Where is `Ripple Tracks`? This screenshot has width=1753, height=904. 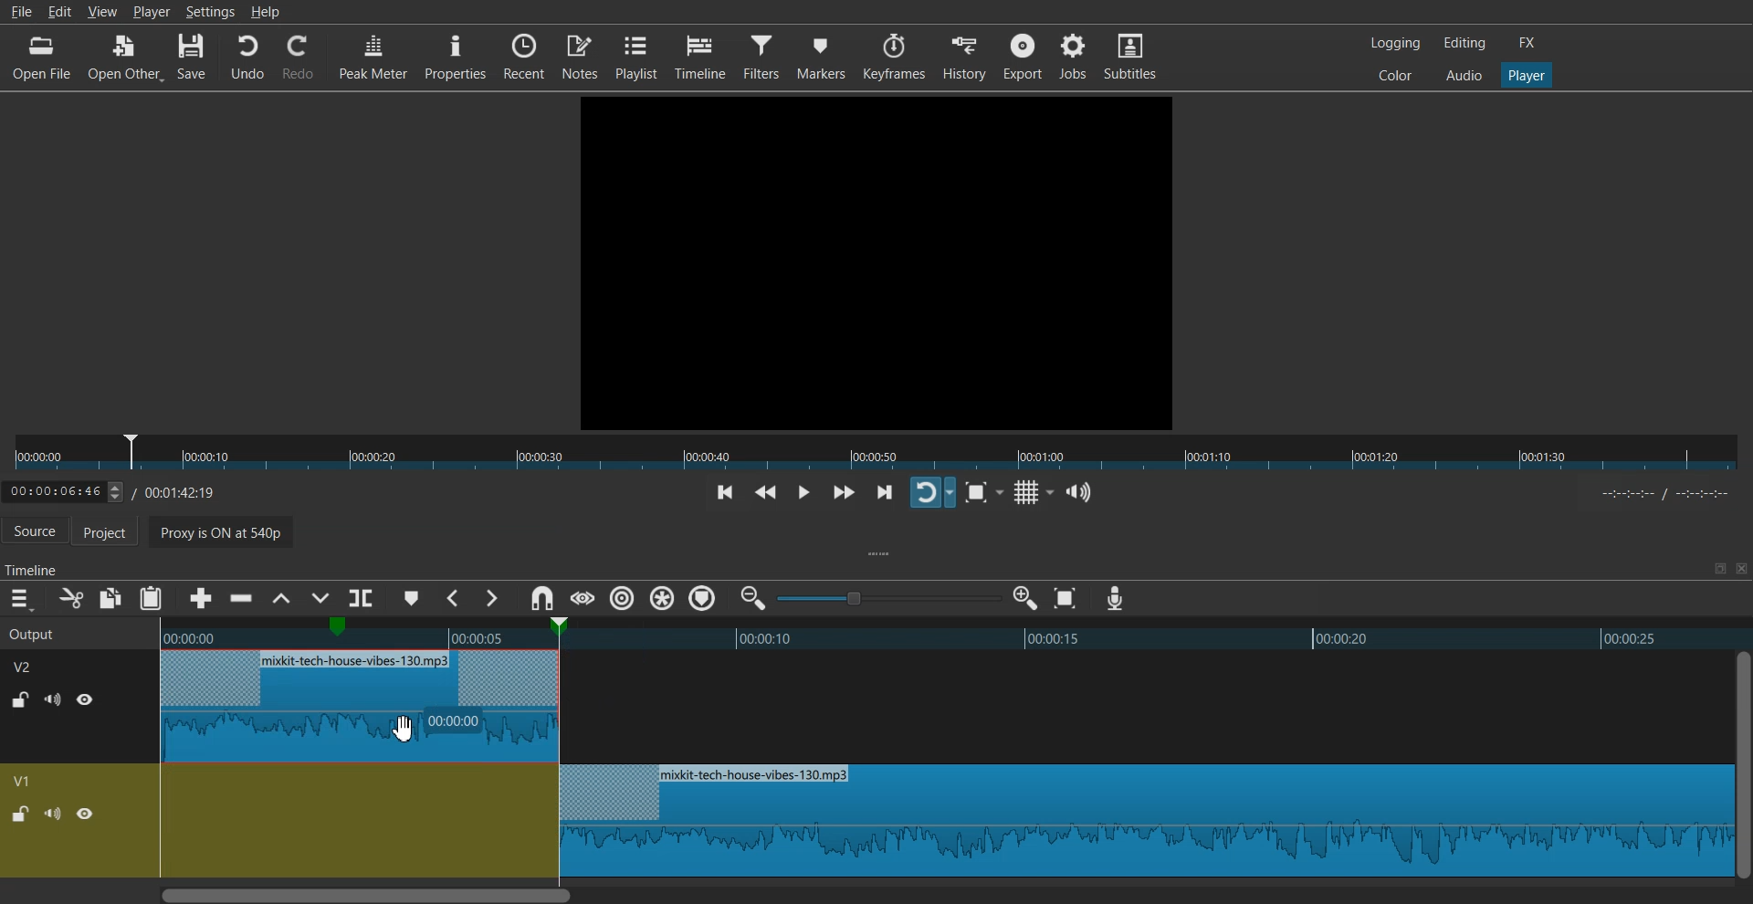
Ripple Tracks is located at coordinates (704, 599).